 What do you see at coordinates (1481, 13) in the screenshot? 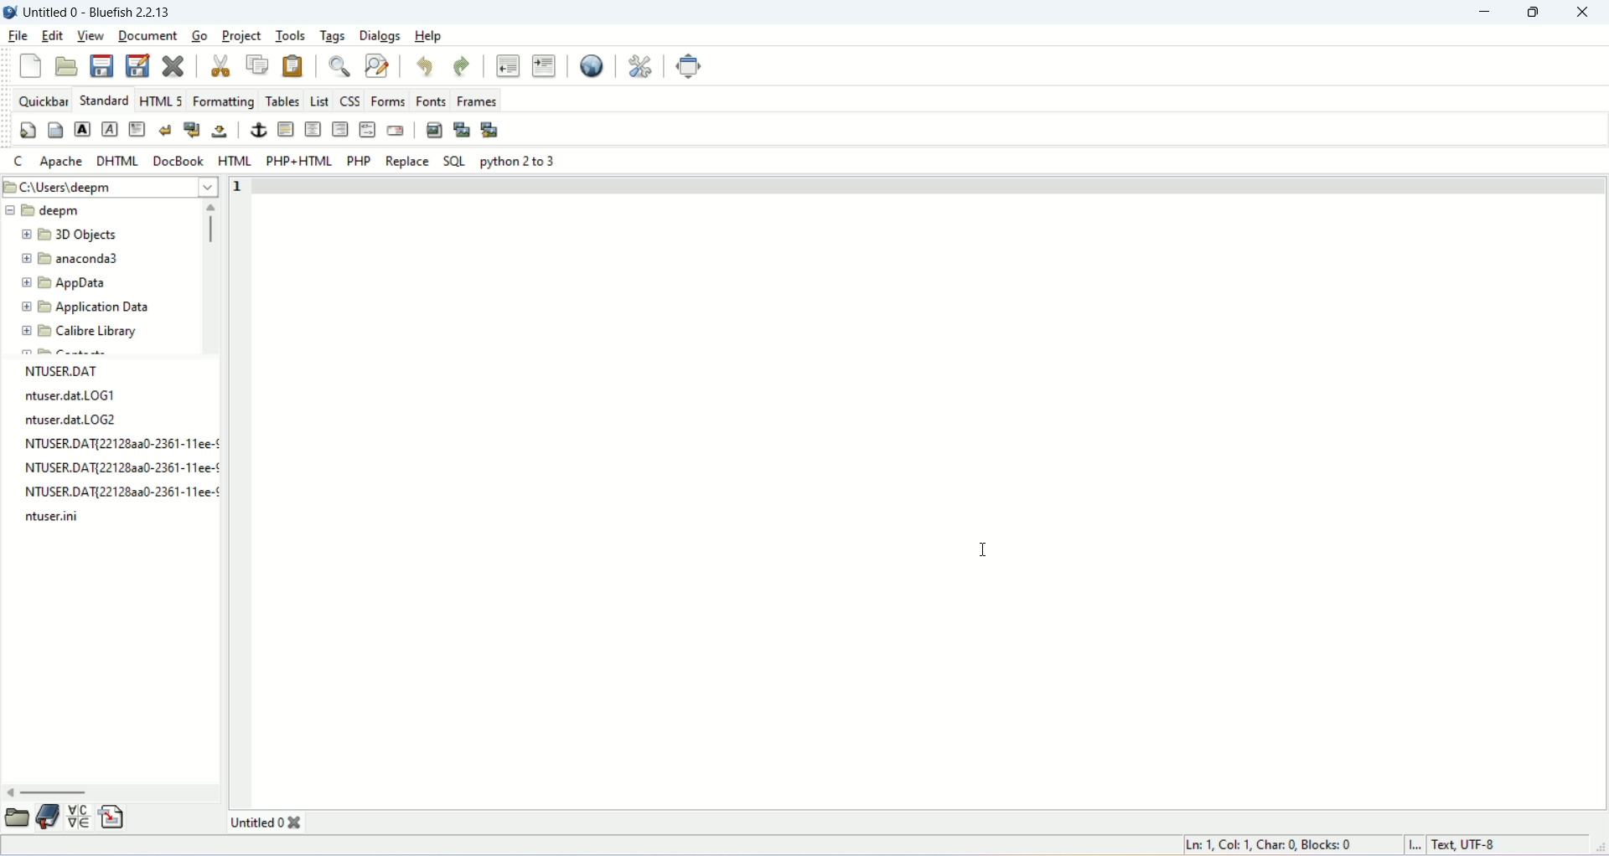
I see `minimize` at bounding box center [1481, 13].